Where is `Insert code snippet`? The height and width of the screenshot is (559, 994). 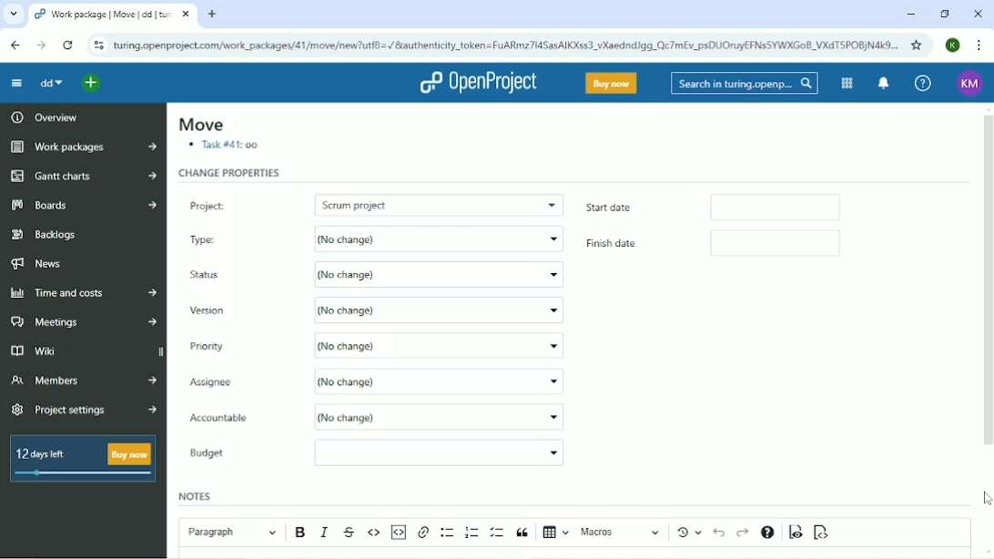 Insert code snippet is located at coordinates (398, 532).